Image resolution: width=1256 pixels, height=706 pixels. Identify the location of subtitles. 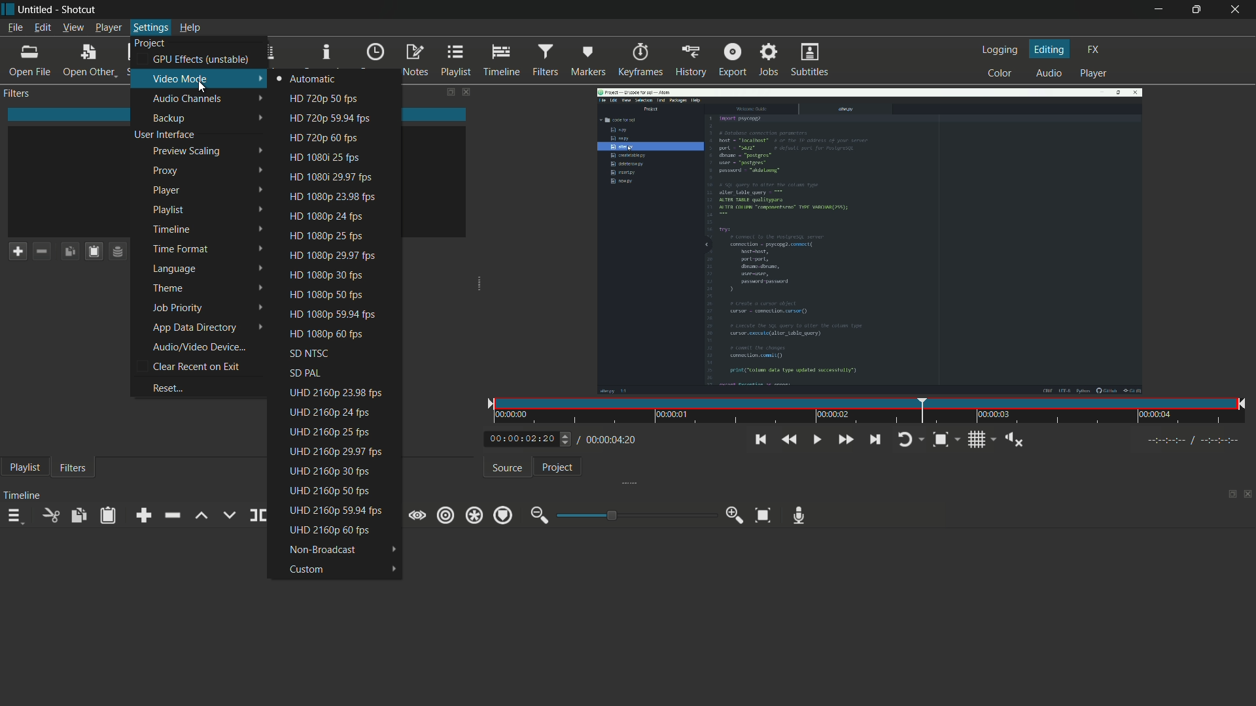
(810, 59).